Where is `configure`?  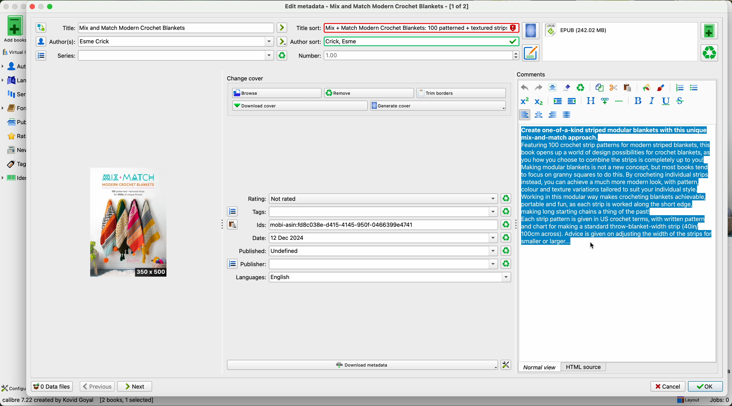
configure is located at coordinates (13, 389).